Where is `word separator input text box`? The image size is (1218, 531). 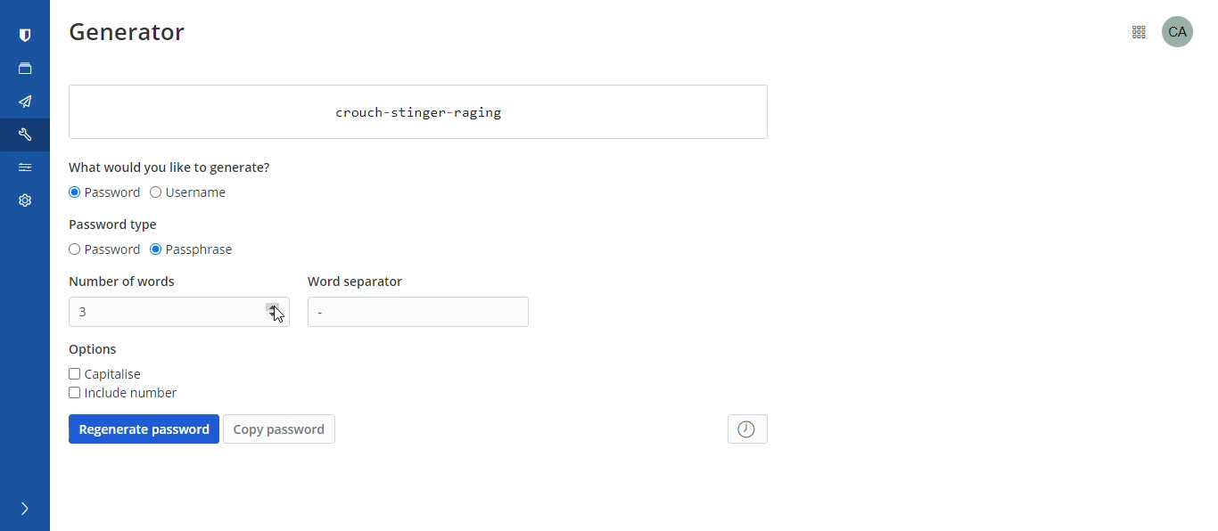 word separator input text box is located at coordinates (424, 312).